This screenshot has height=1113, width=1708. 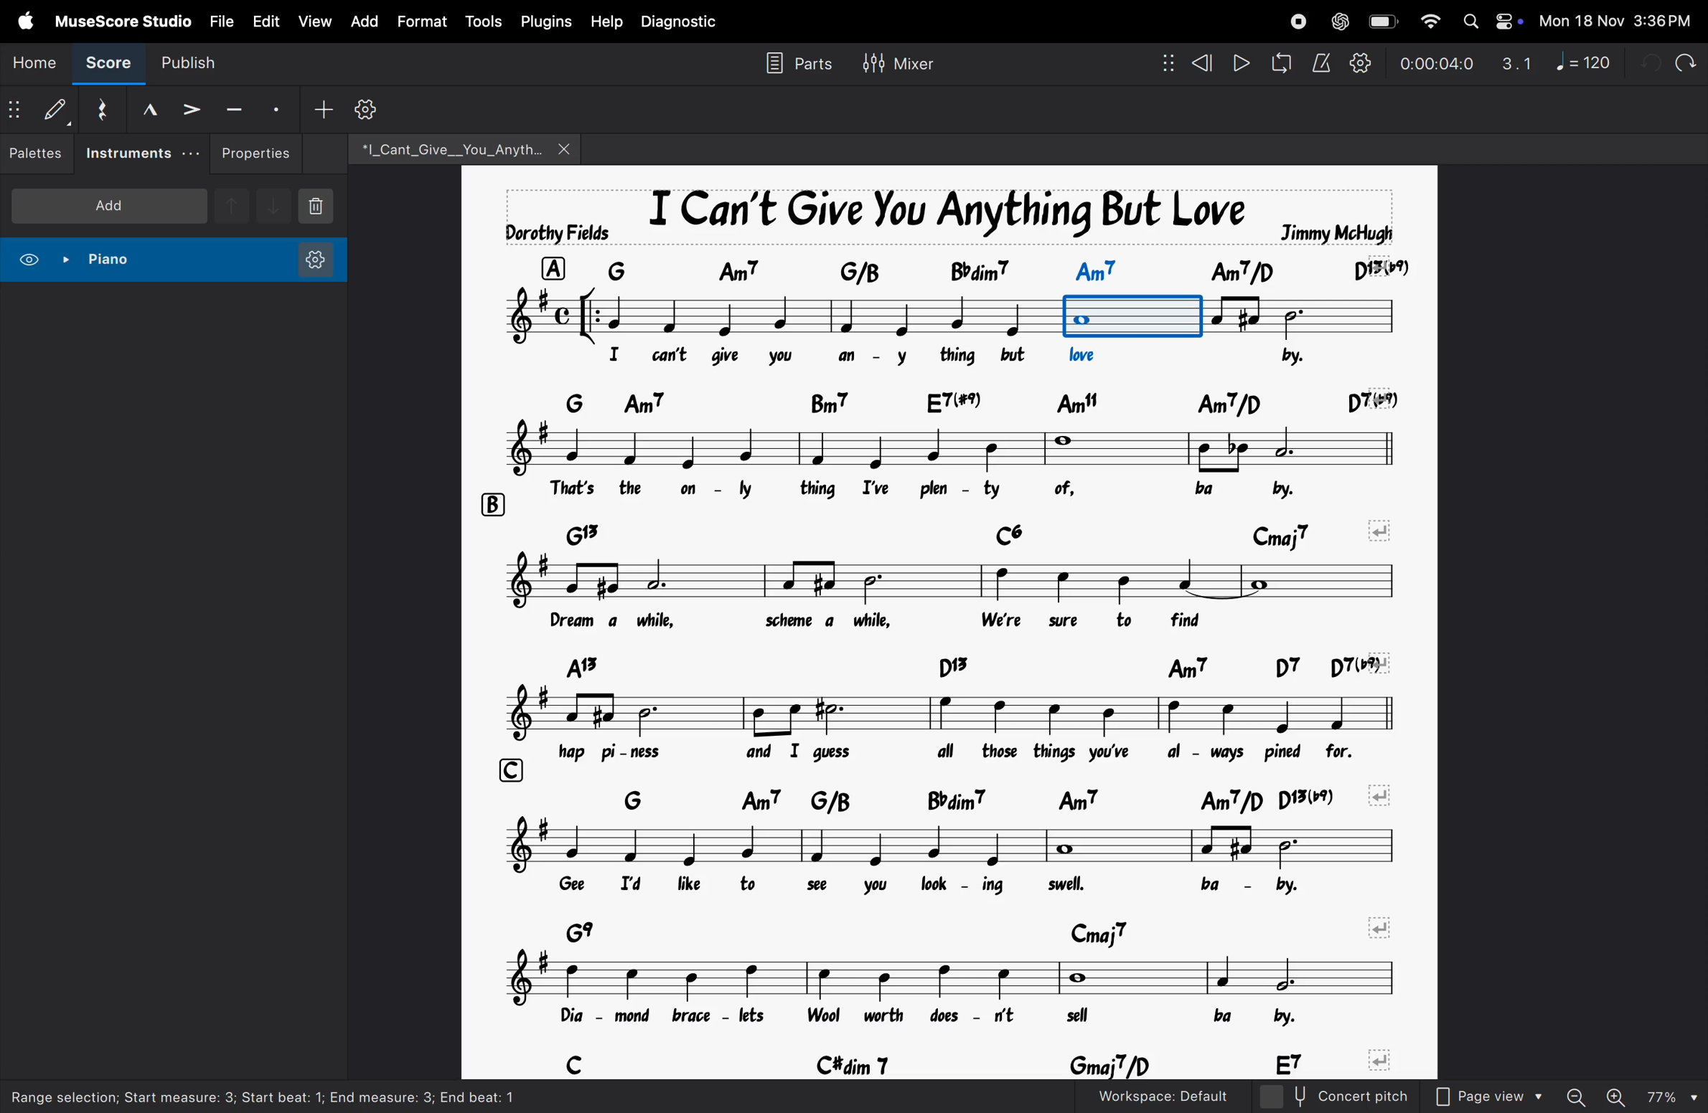 I want to click on chatgpt, so click(x=1338, y=22).